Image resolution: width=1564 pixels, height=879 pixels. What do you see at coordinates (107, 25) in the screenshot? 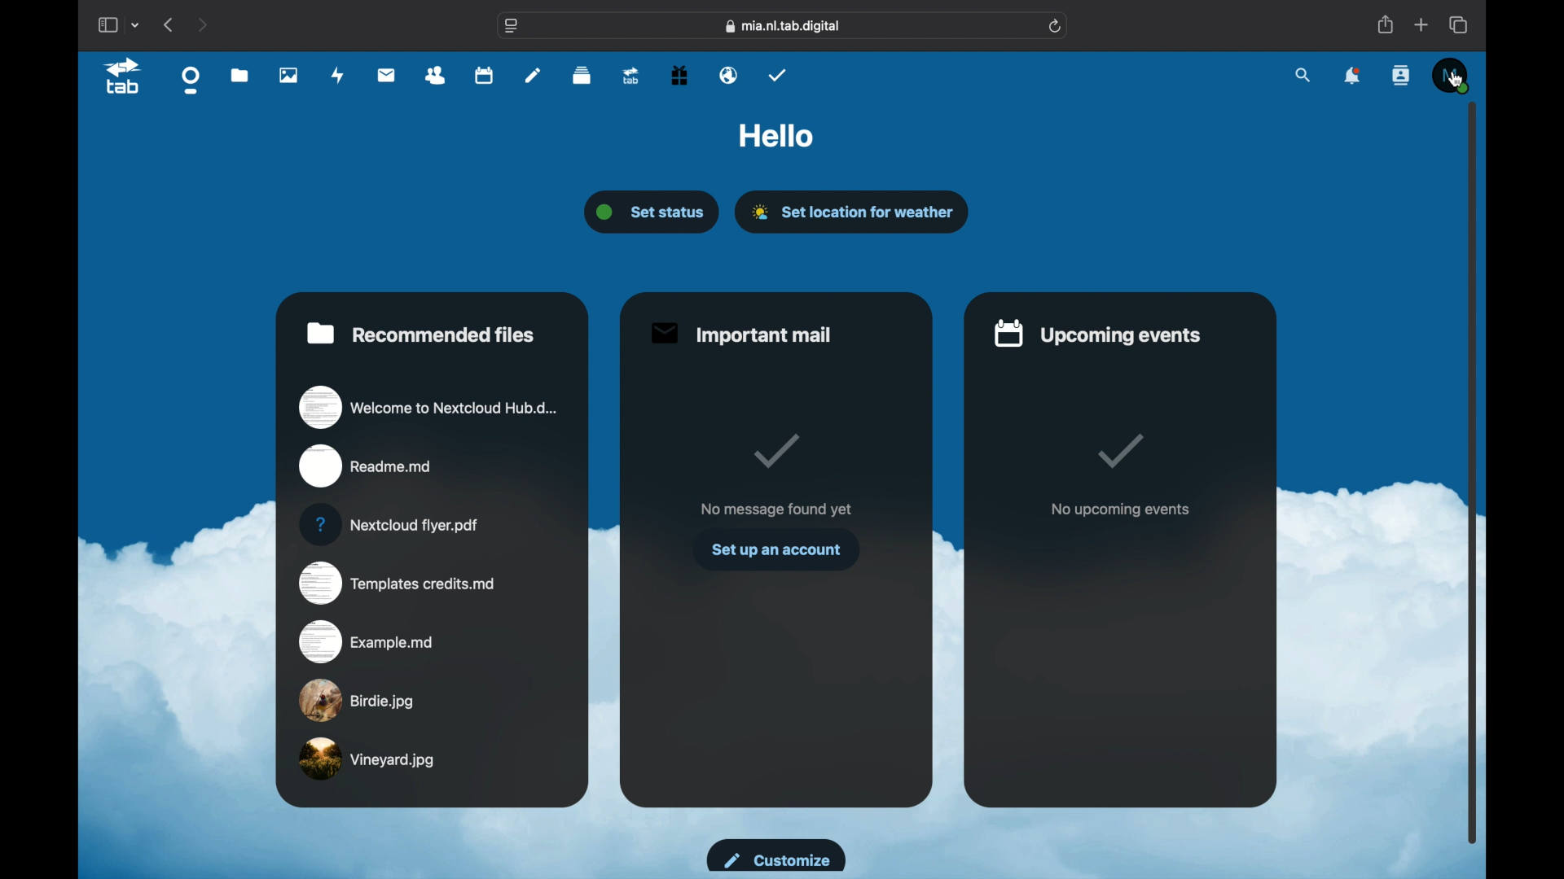
I see `show sidebar` at bounding box center [107, 25].